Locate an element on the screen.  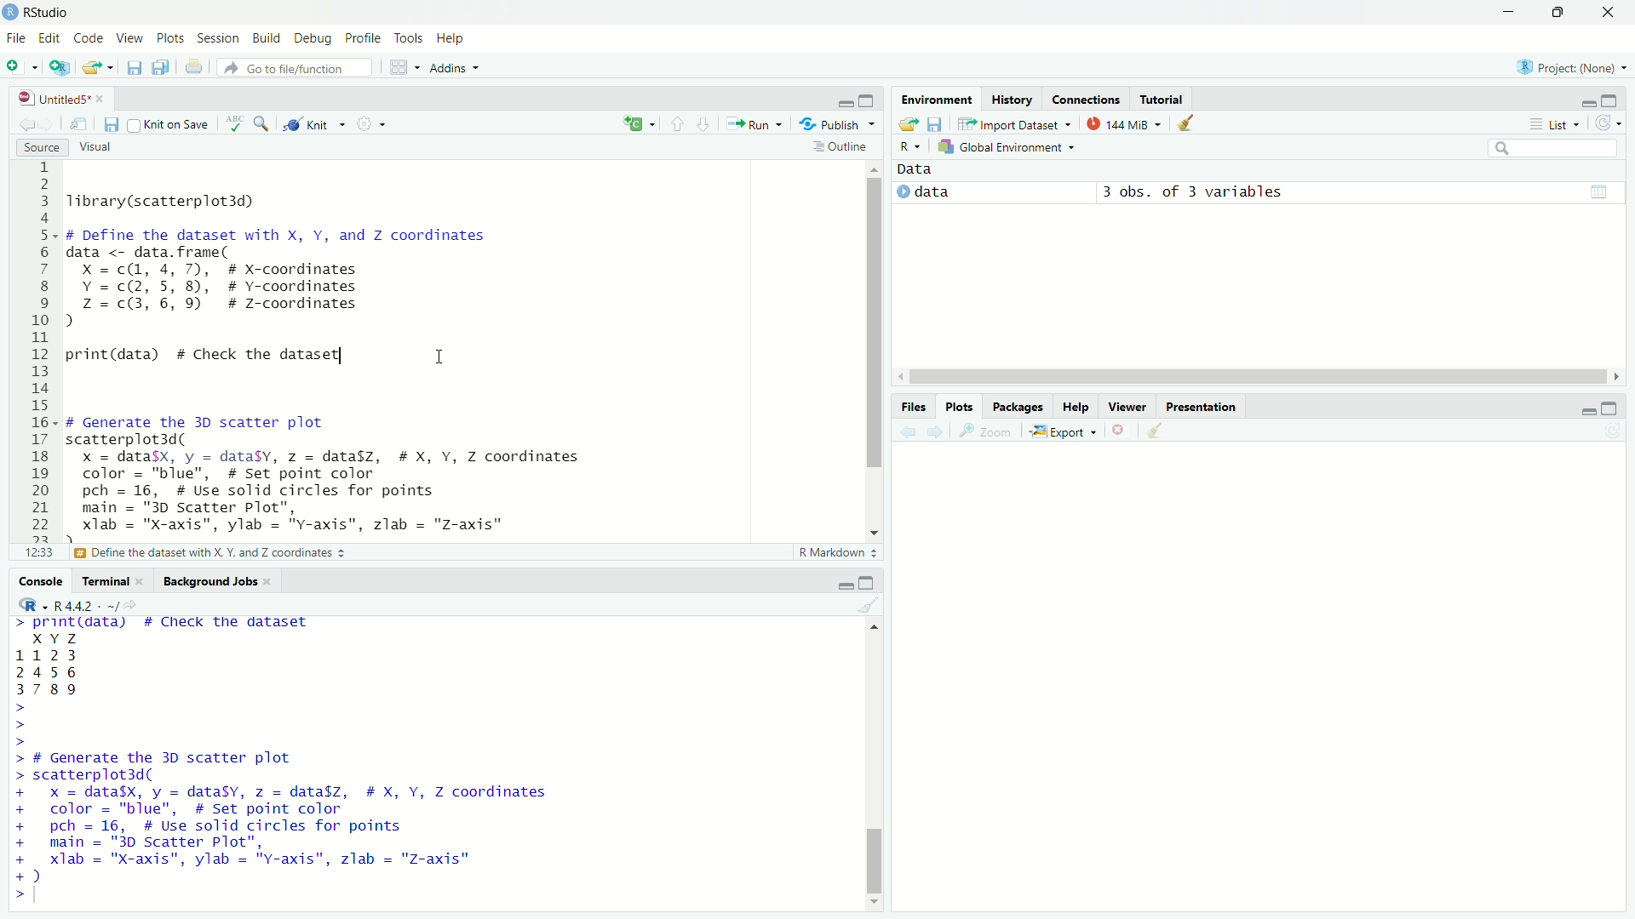
library (scatterplot3d) is located at coordinates (163, 201).